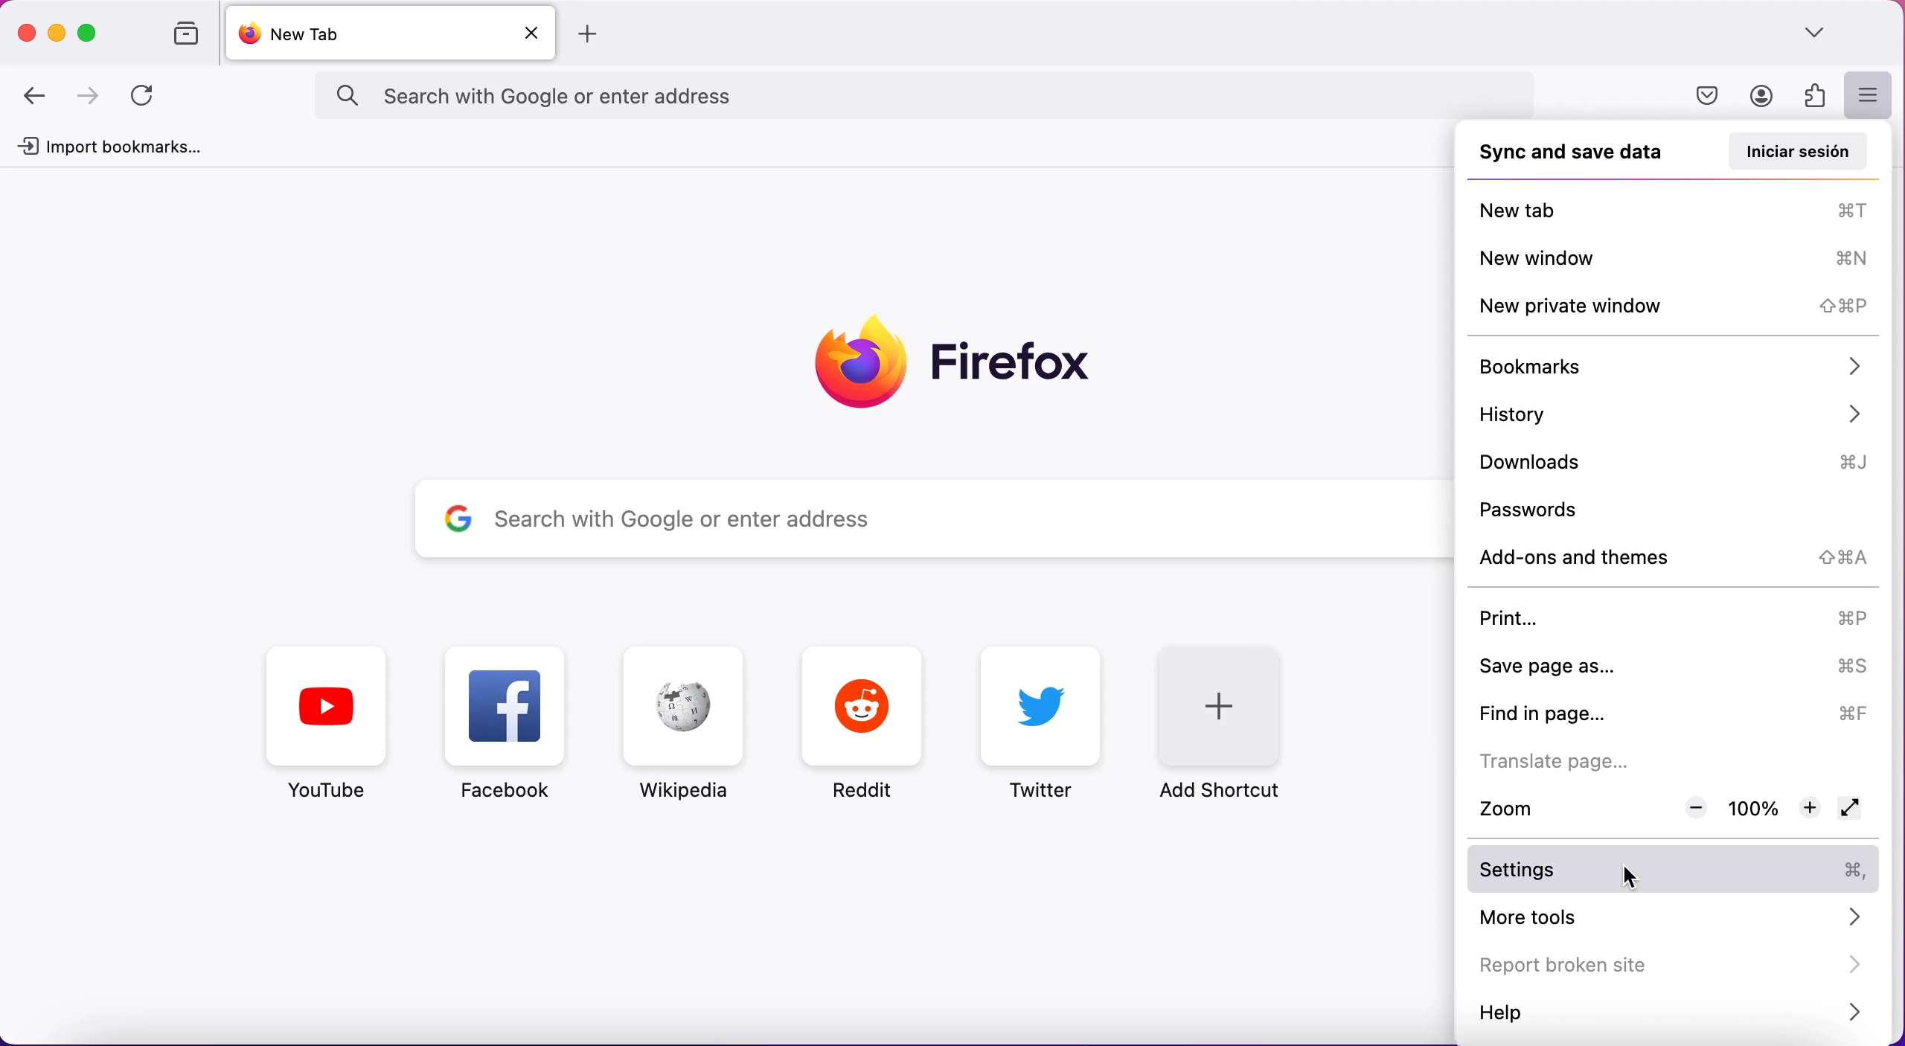 The image size is (1905, 1046). I want to click on sync and save data, so click(1572, 154).